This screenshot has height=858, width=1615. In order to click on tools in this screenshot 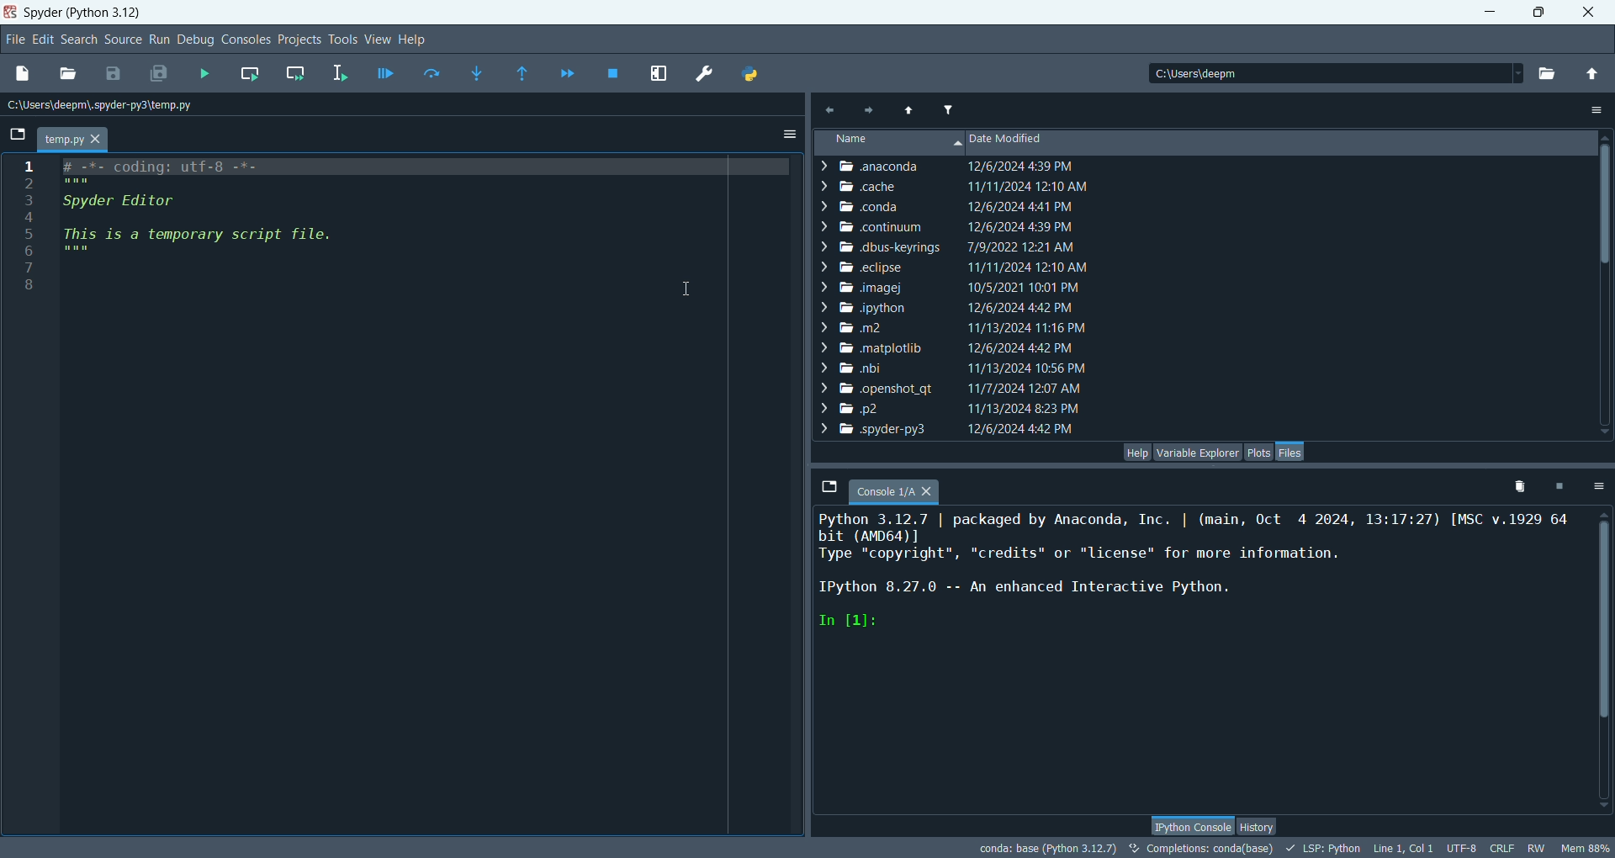, I will do `click(344, 39)`.